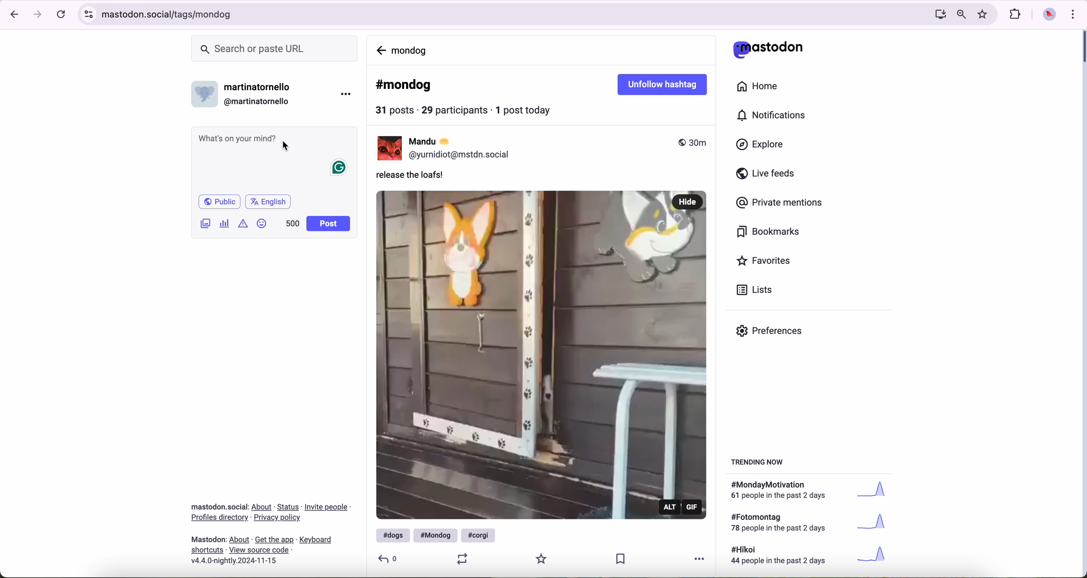 Image resolution: width=1087 pixels, height=578 pixels. Describe the element at coordinates (262, 224) in the screenshot. I see `emoji` at that location.